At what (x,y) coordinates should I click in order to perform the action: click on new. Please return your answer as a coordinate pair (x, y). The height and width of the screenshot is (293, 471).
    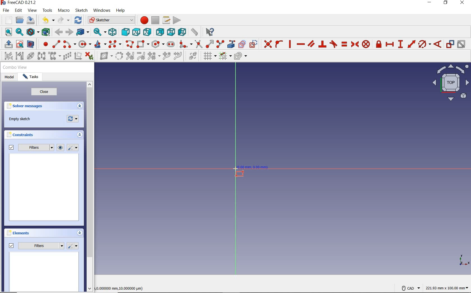
    Looking at the image, I should click on (7, 19).